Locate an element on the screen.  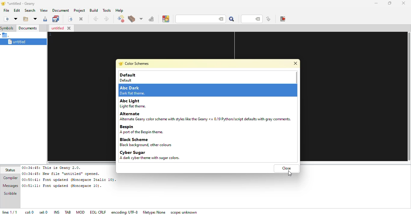
back is located at coordinates (95, 19).